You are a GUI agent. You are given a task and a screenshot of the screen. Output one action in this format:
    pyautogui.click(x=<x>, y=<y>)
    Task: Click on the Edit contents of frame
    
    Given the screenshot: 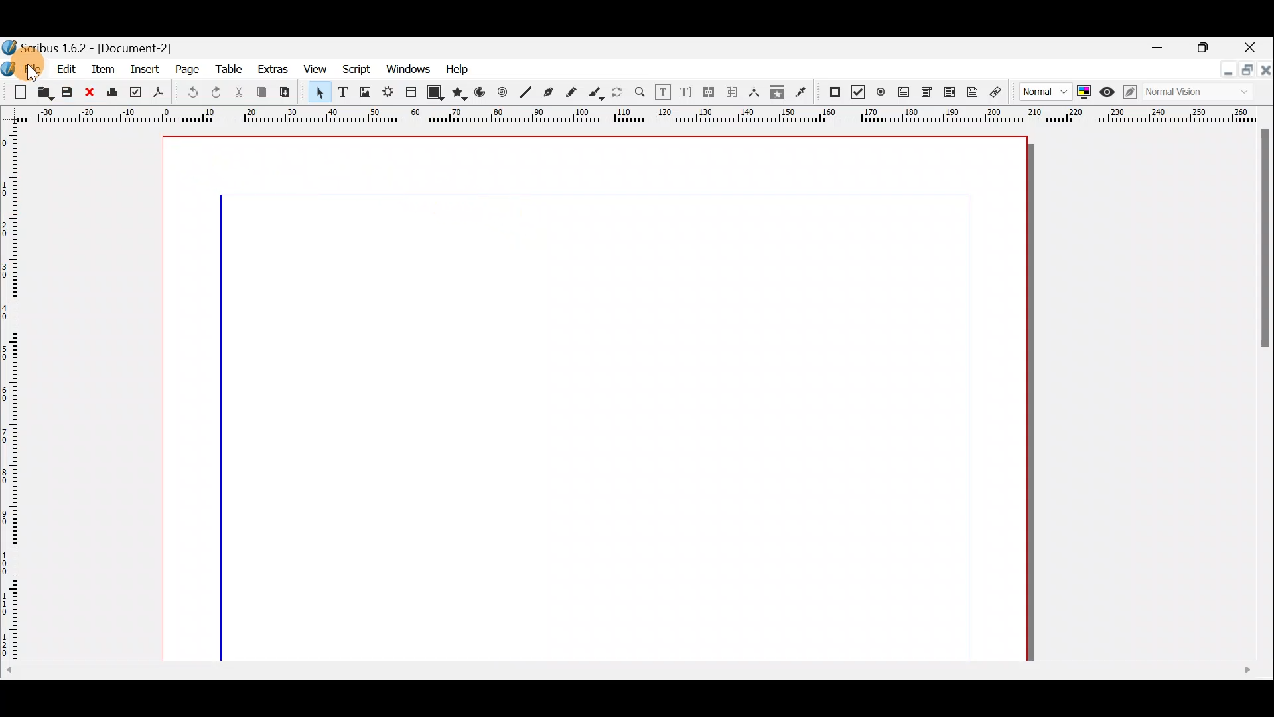 What is the action you would take?
    pyautogui.click(x=664, y=93)
    